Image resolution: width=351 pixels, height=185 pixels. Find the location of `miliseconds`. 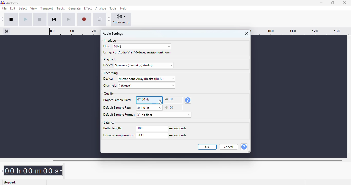

miliseconds is located at coordinates (178, 135).